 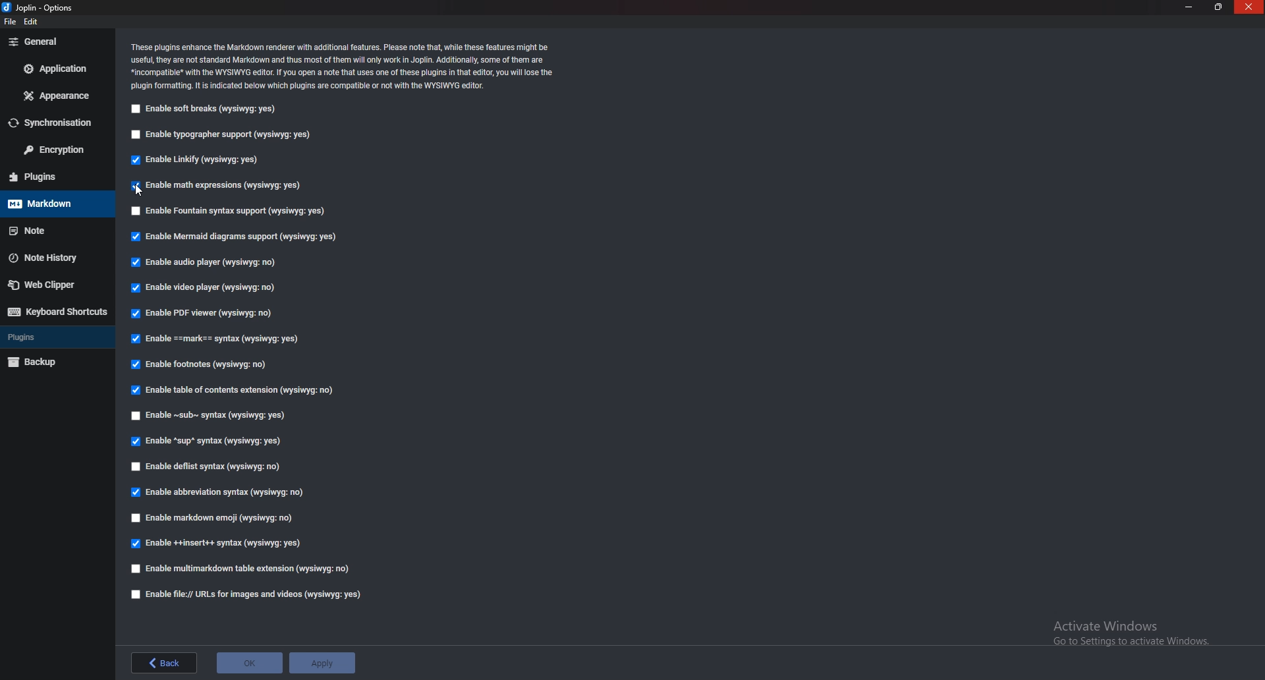 What do you see at coordinates (213, 519) in the screenshot?
I see `enable markdown Emoji` at bounding box center [213, 519].